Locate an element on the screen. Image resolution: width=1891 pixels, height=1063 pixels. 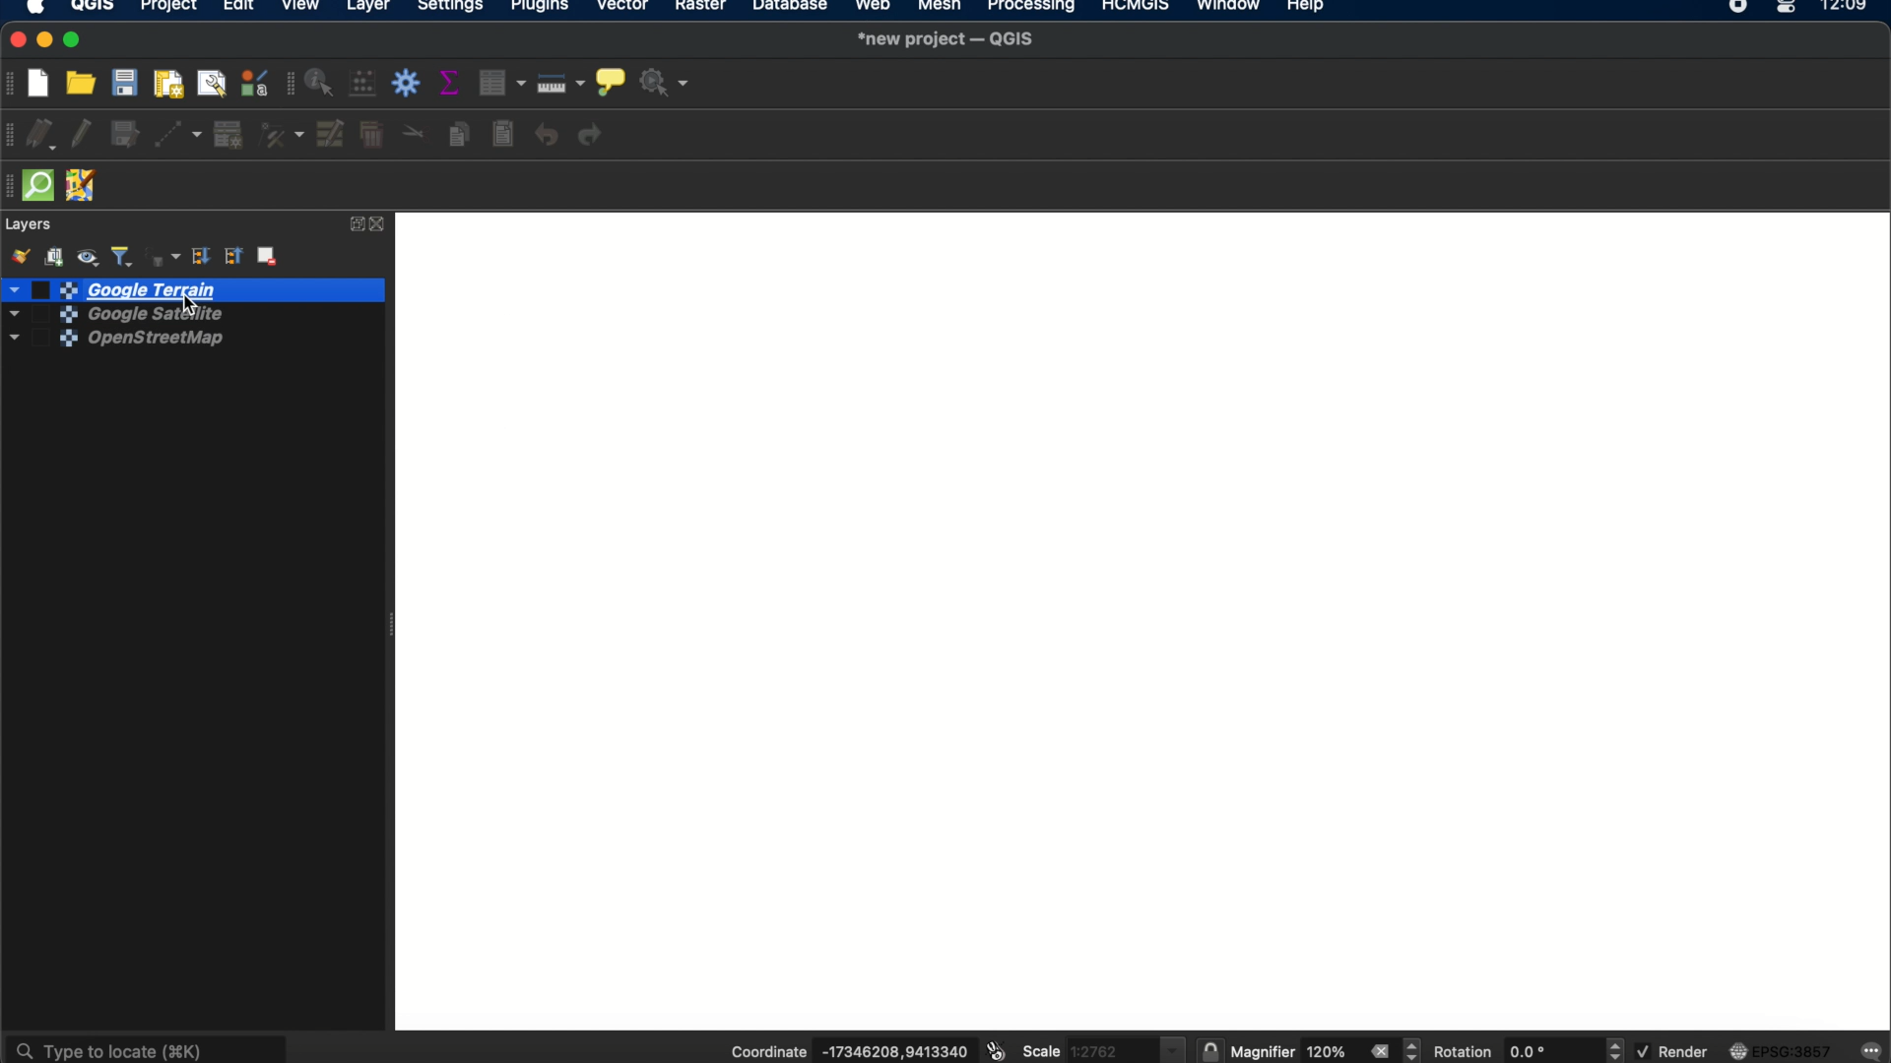
open street map is located at coordinates (112, 342).